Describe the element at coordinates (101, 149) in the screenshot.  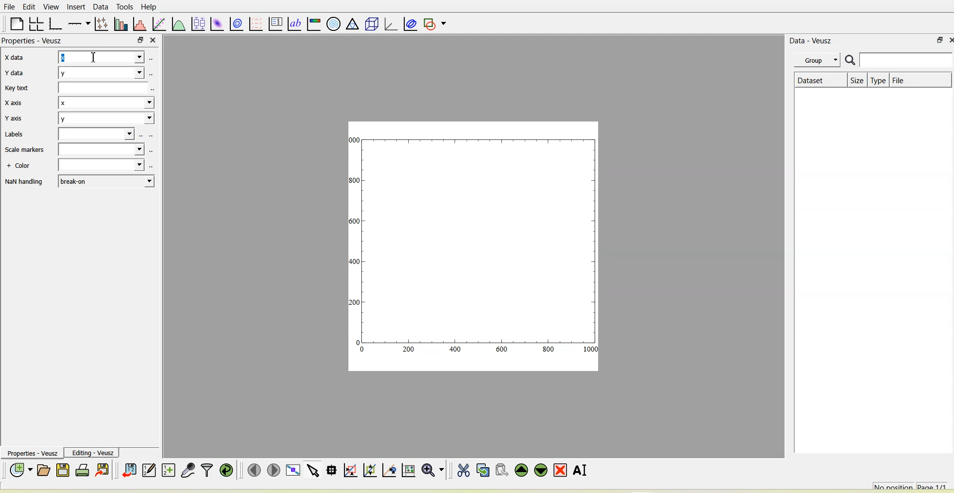
I see `Blank` at that location.